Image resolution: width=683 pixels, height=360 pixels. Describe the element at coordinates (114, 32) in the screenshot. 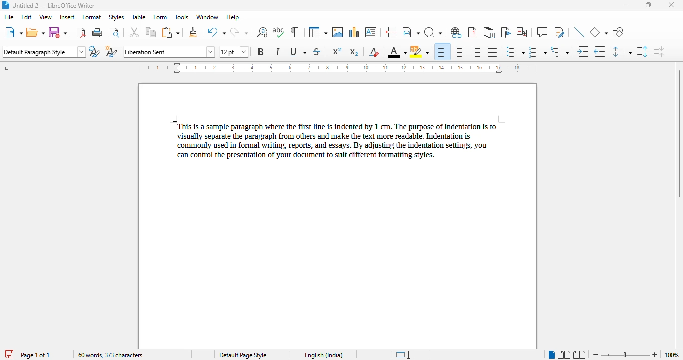

I see `toggle print preview` at that location.